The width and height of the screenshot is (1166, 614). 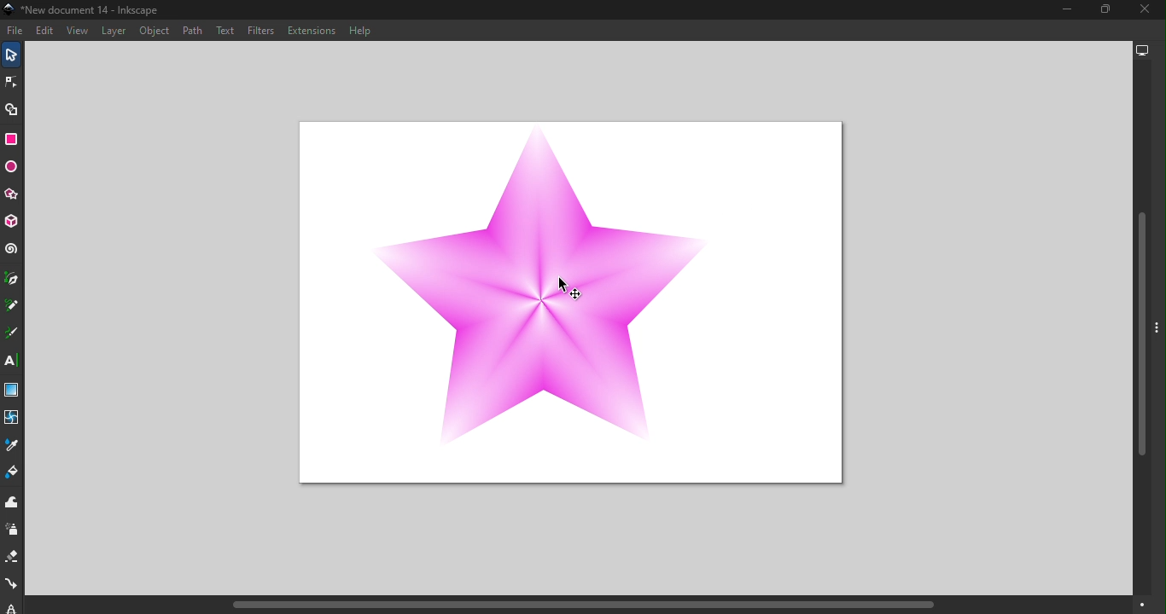 What do you see at coordinates (1063, 12) in the screenshot?
I see `Minimize` at bounding box center [1063, 12].